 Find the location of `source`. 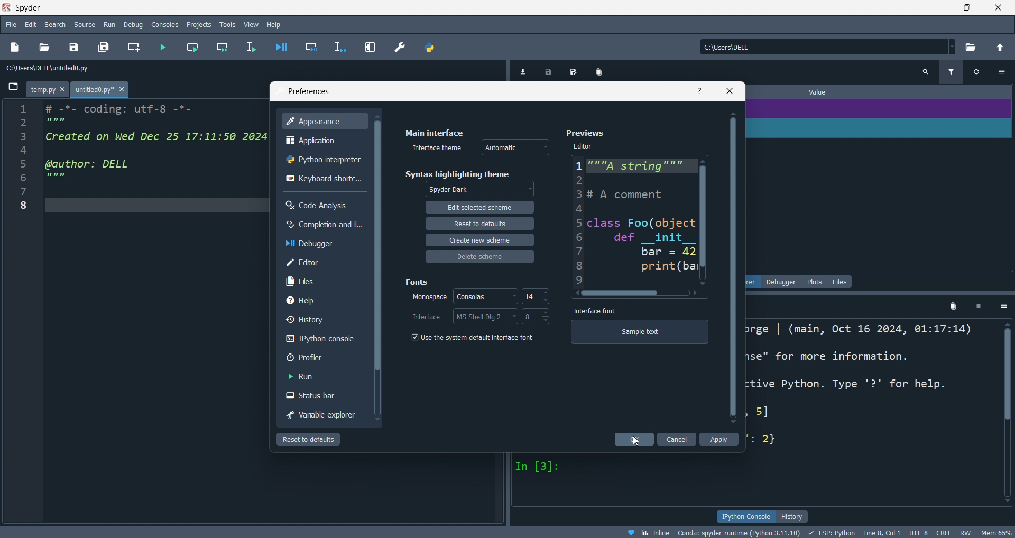

source is located at coordinates (85, 24).